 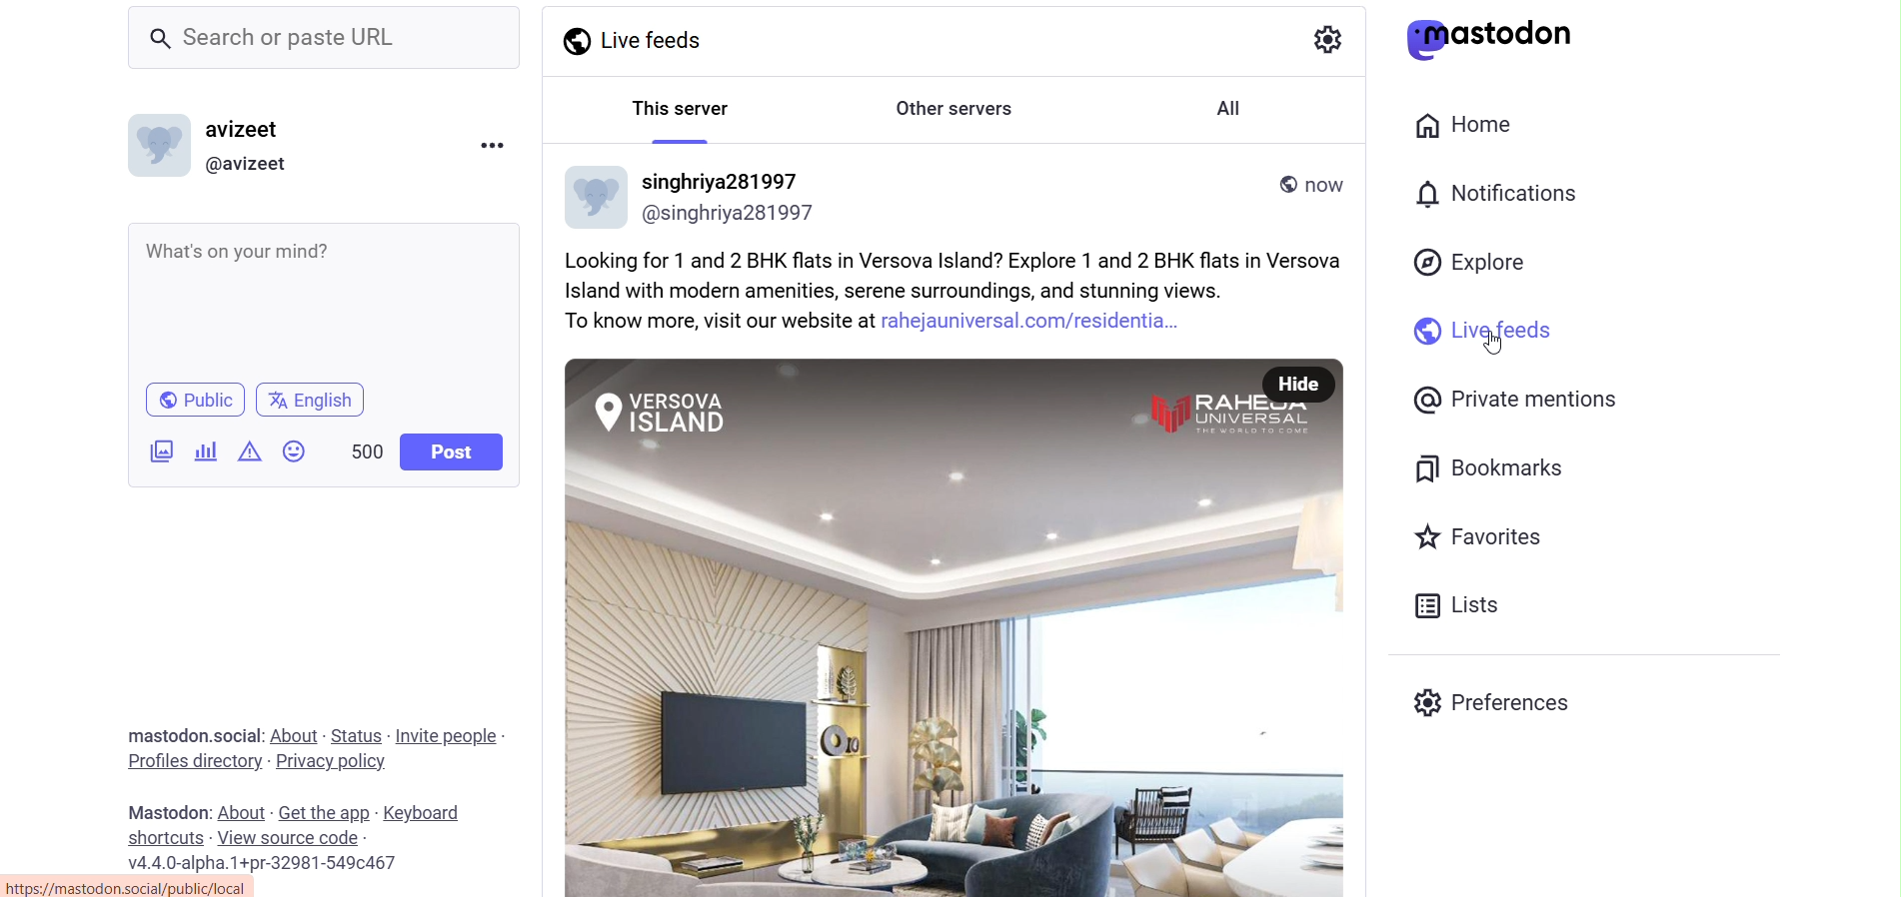 I want to click on privacy policy, so click(x=330, y=760).